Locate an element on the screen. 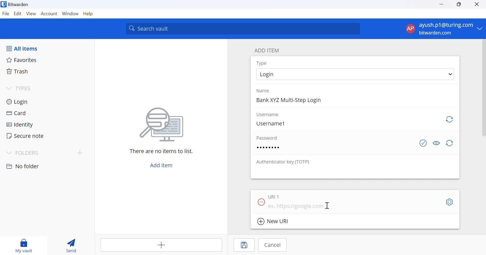 This screenshot has width=486, height=255. Restore Down is located at coordinates (459, 5).